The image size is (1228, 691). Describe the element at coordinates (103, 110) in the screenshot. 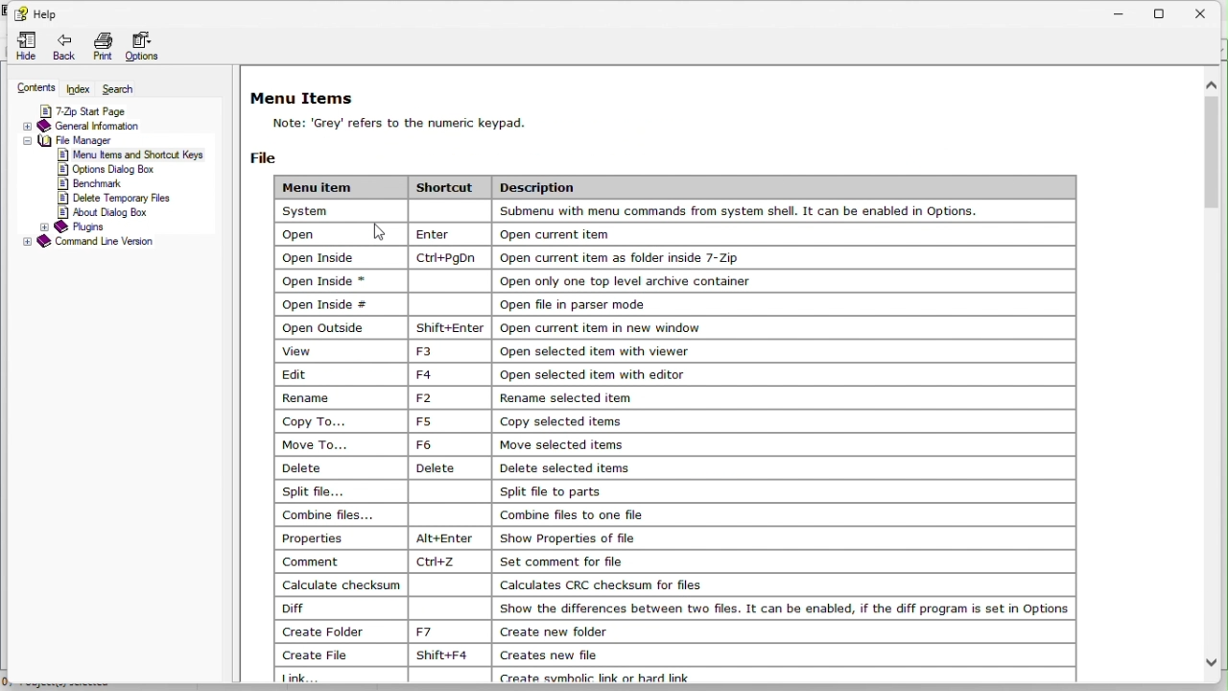

I see `7 zip start page` at that location.